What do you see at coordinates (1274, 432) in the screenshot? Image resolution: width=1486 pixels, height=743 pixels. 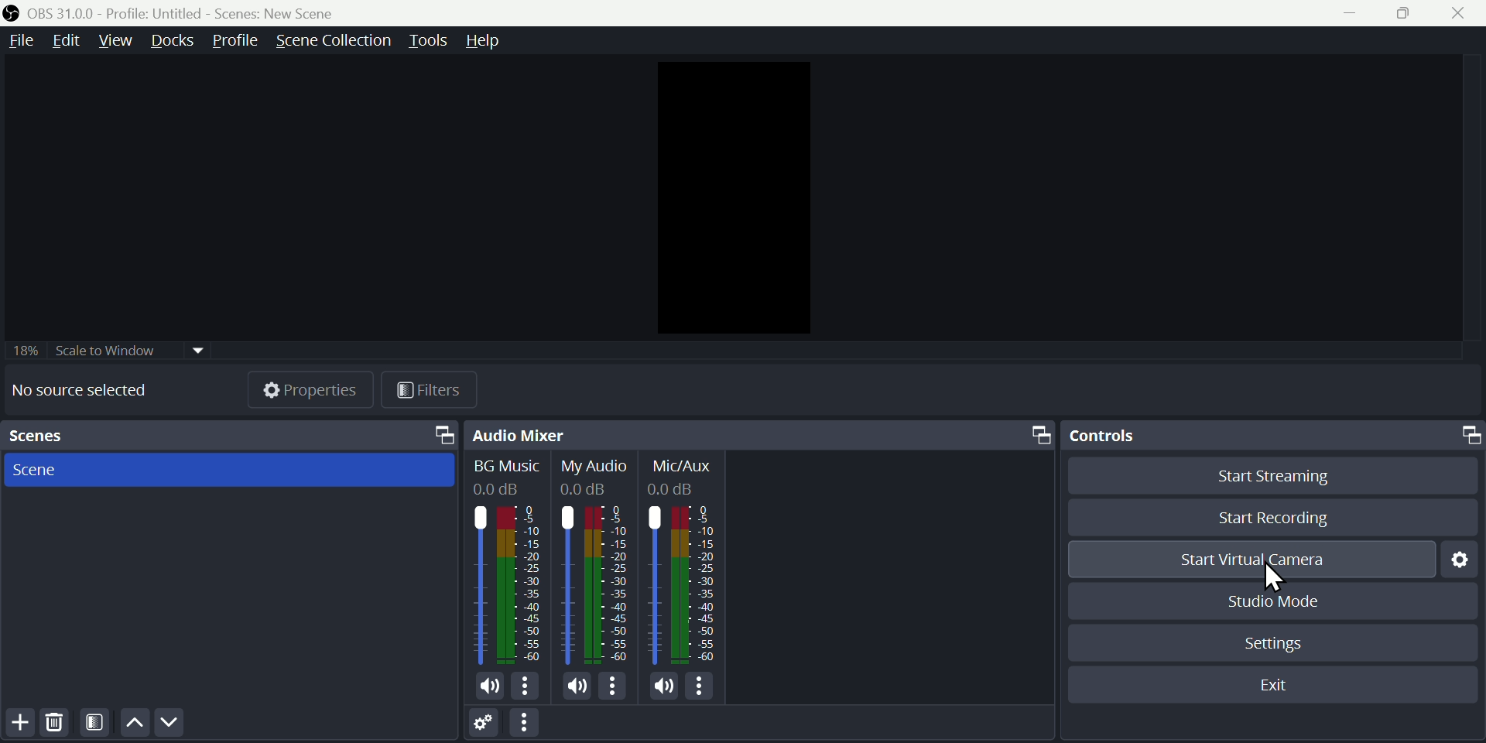 I see `Controls` at bounding box center [1274, 432].